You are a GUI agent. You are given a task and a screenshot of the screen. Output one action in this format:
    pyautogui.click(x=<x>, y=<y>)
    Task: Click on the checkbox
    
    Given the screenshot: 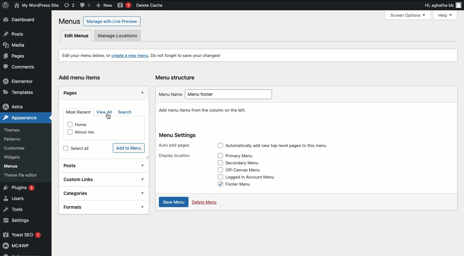 What is the action you would take?
    pyautogui.click(x=66, y=148)
    